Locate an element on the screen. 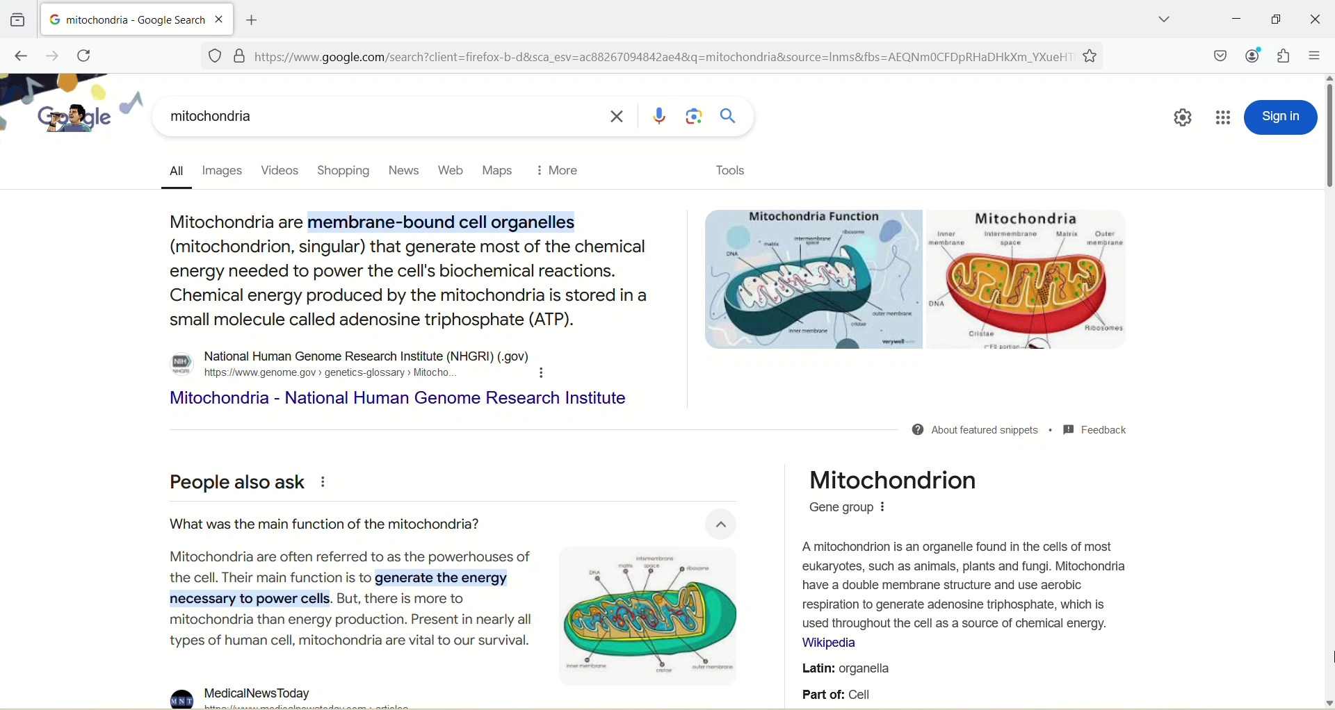 This screenshot has width=1335, height=710. images is located at coordinates (225, 172).